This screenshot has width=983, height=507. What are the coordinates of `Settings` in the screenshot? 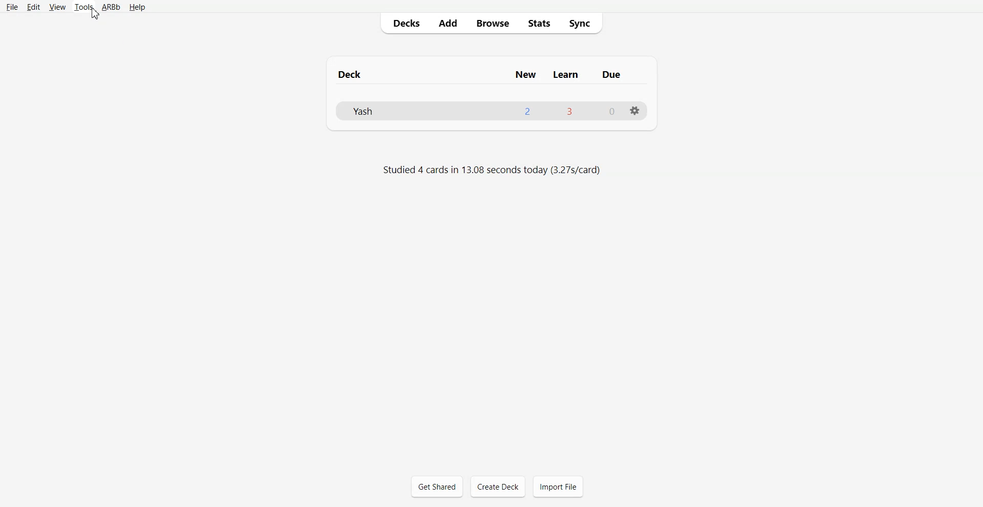 It's located at (635, 111).